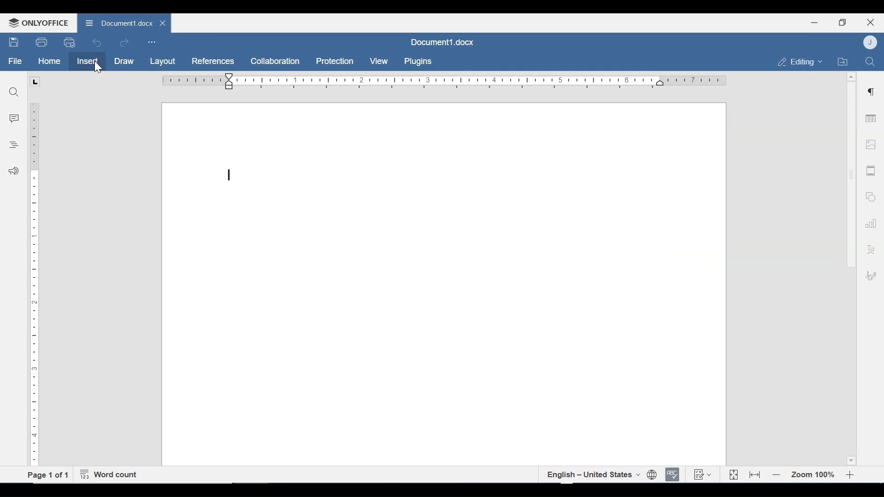 The height and width of the screenshot is (497, 884). Describe the element at coordinates (35, 279) in the screenshot. I see `Vertical Ruler` at that location.